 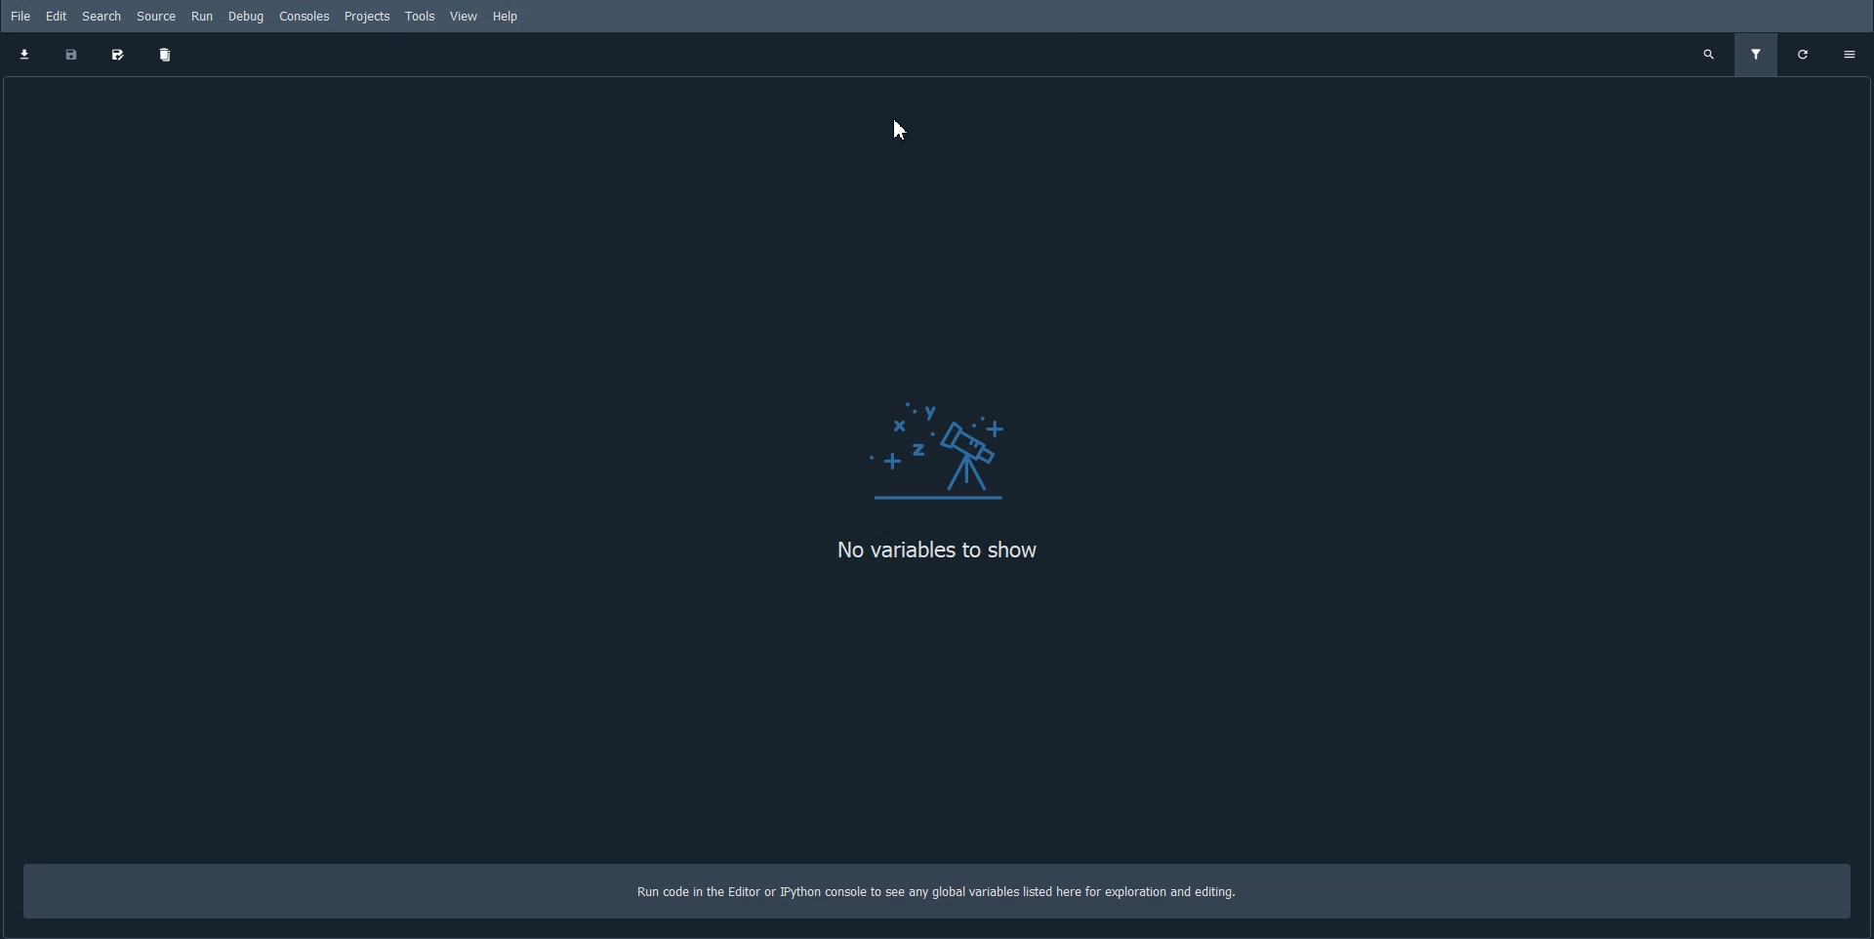 What do you see at coordinates (507, 17) in the screenshot?
I see `Help` at bounding box center [507, 17].